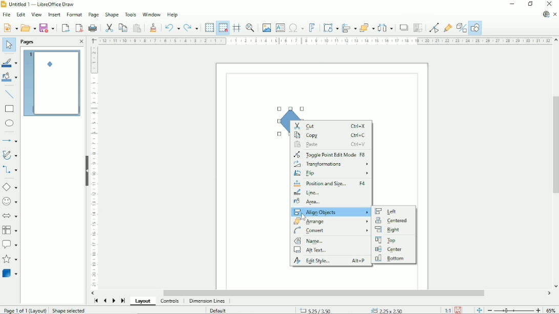 Image resolution: width=559 pixels, height=314 pixels. Describe the element at coordinates (390, 249) in the screenshot. I see `Center` at that location.